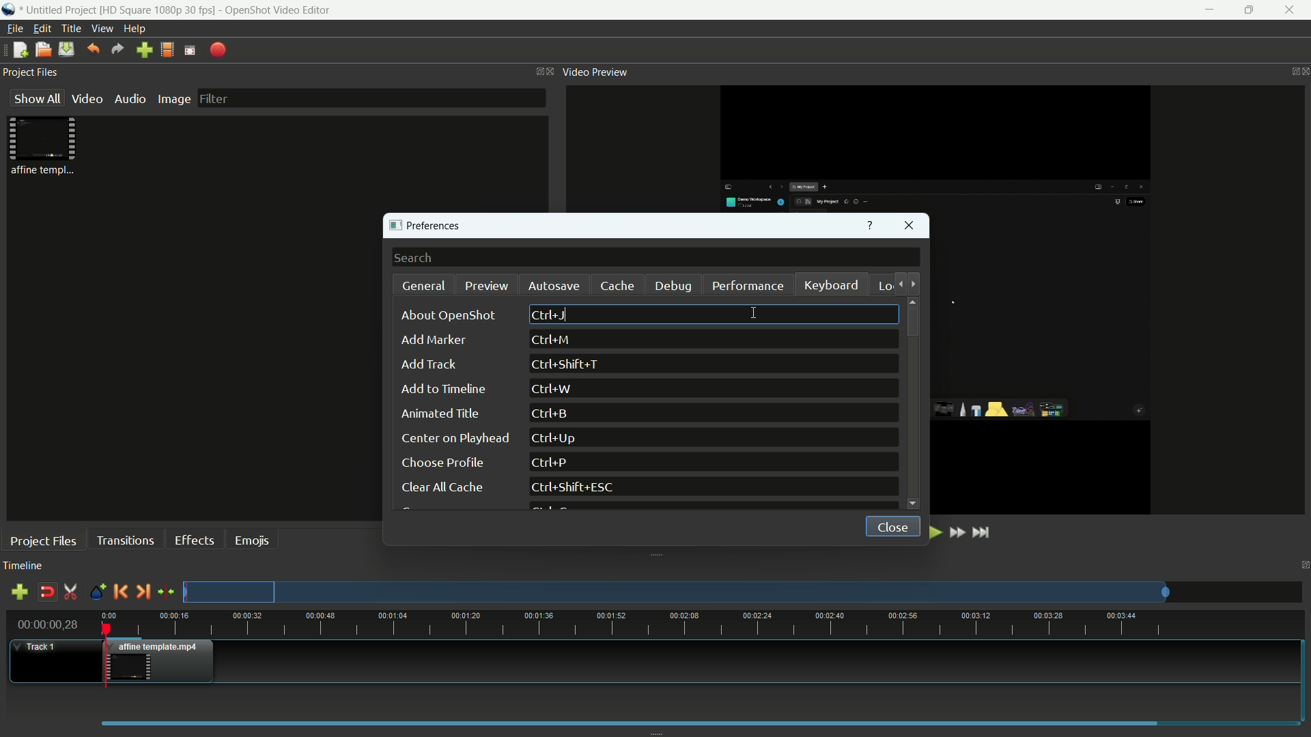  What do you see at coordinates (617, 286) in the screenshot?
I see `cache` at bounding box center [617, 286].